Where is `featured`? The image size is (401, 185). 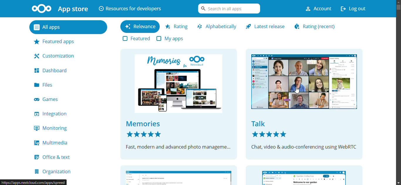
featured is located at coordinates (132, 38).